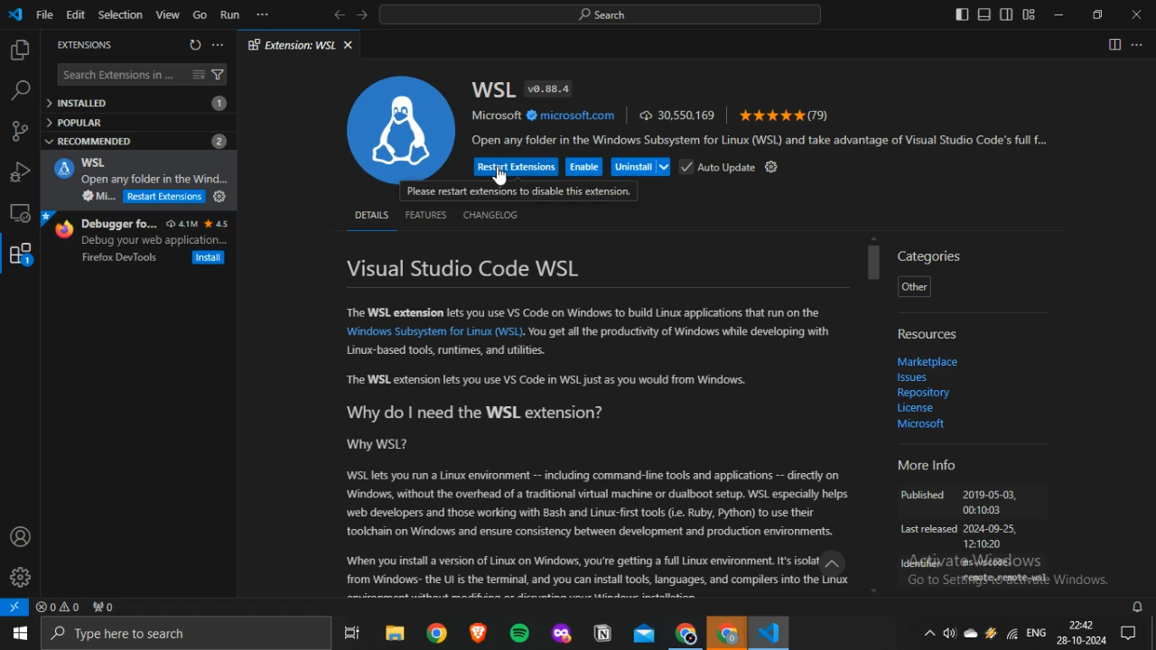 The image size is (1156, 650). What do you see at coordinates (725, 632) in the screenshot?
I see `Google Chrome` at bounding box center [725, 632].